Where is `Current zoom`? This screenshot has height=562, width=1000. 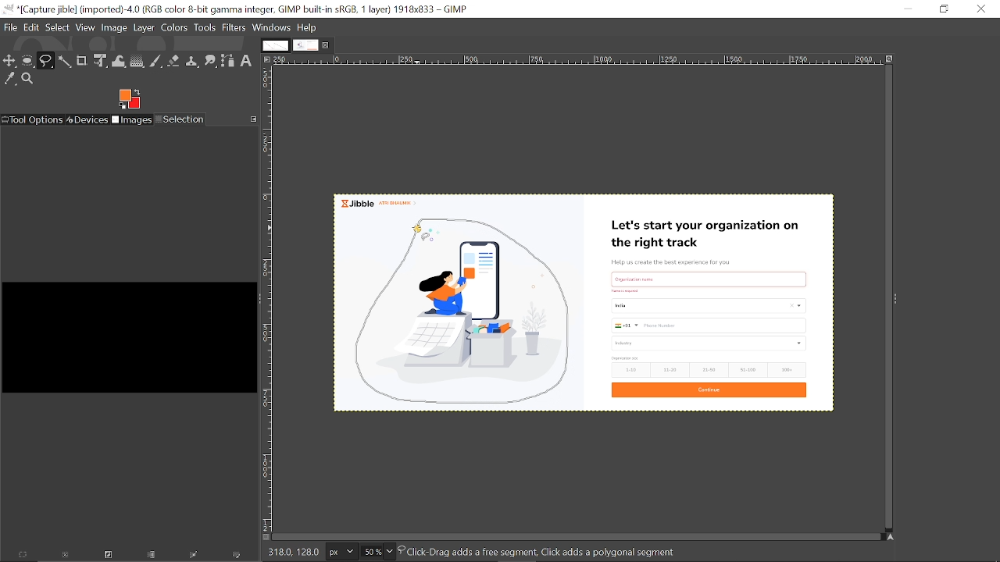
Current zoom is located at coordinates (370, 552).